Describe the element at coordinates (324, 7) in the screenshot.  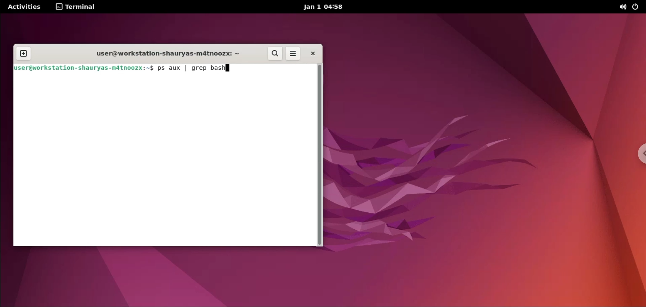
I see `Jan 1 04:58` at that location.